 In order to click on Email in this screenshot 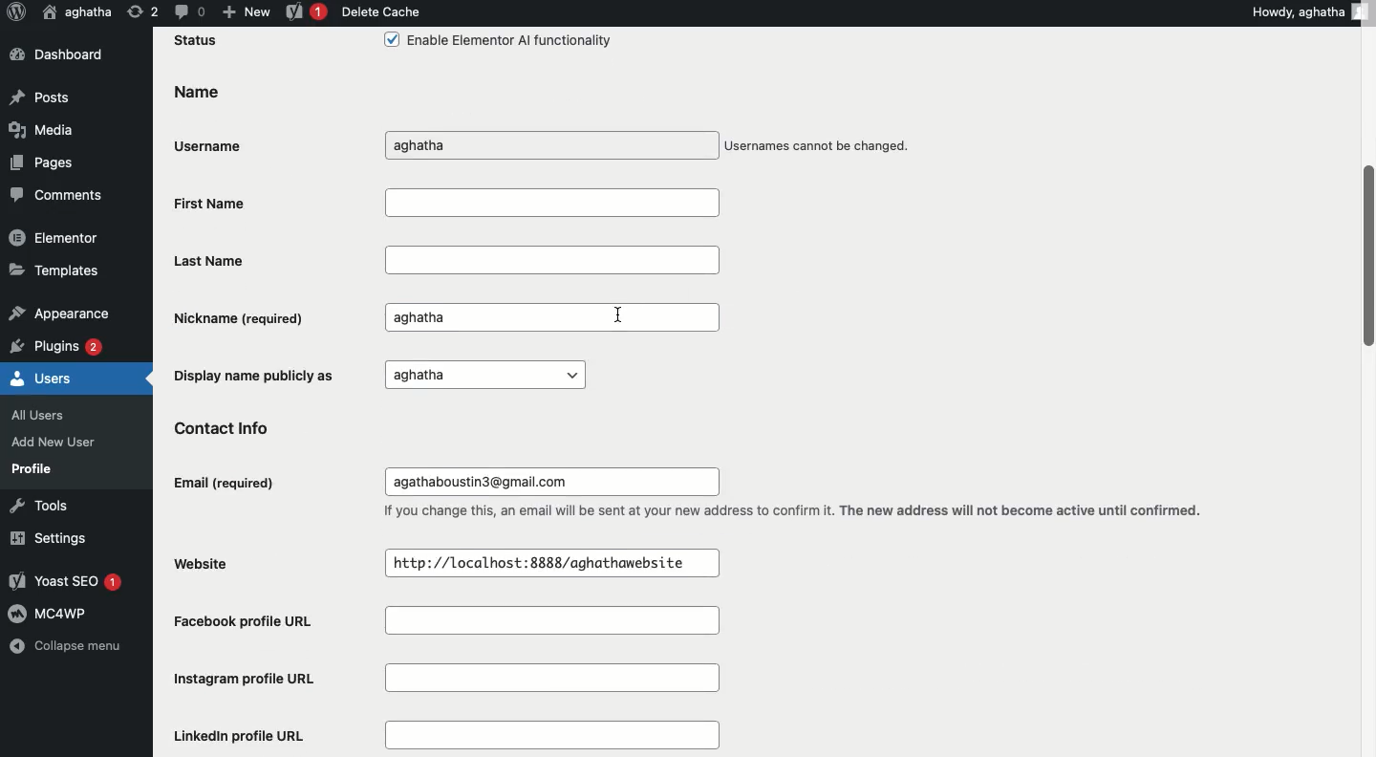, I will do `click(684, 495)`.